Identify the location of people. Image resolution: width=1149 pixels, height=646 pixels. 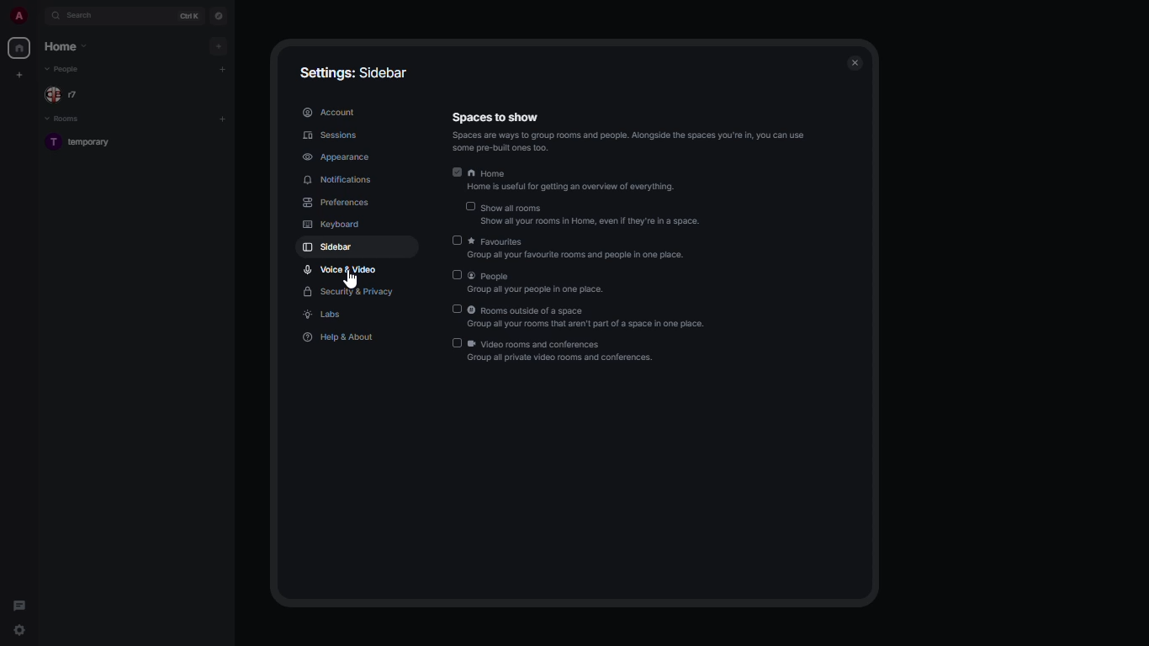
(67, 95).